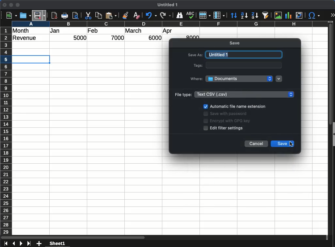 The height and width of the screenshot is (247, 335). Describe the element at coordinates (205, 15) in the screenshot. I see `row` at that location.